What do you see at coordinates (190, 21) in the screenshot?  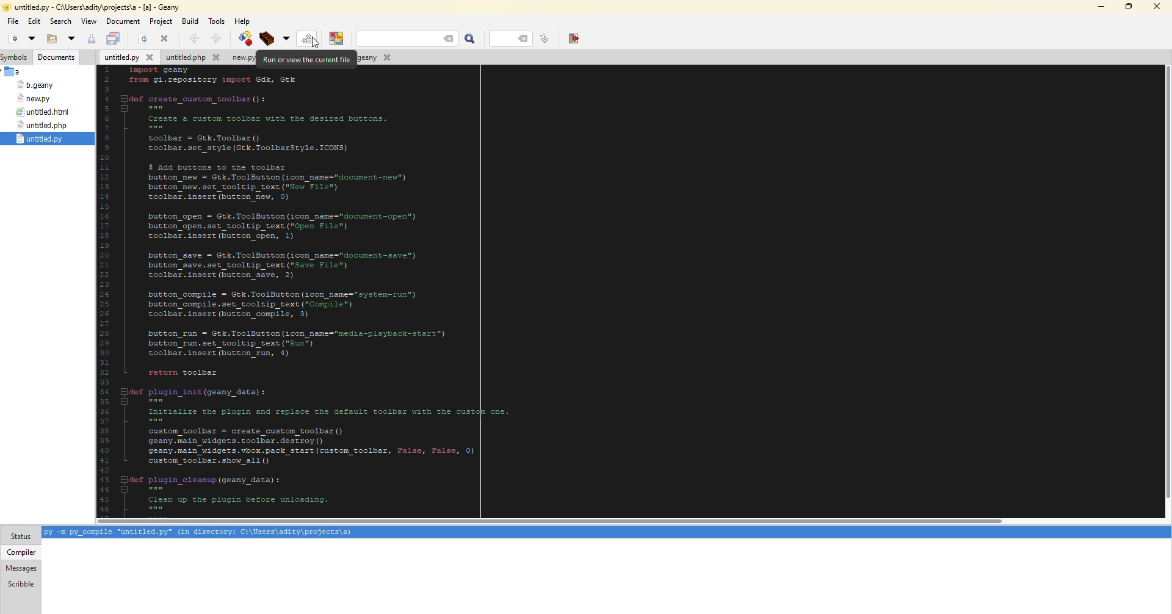 I see `build` at bounding box center [190, 21].